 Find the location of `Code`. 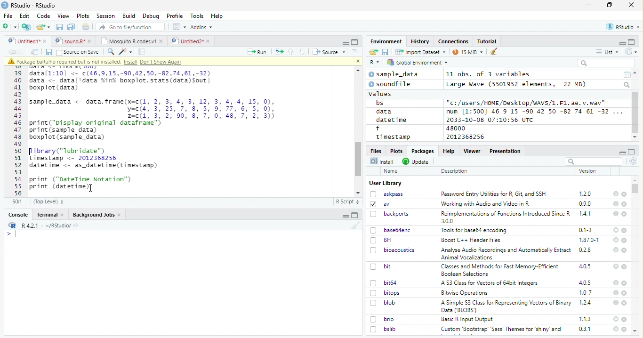

Code is located at coordinates (43, 16).